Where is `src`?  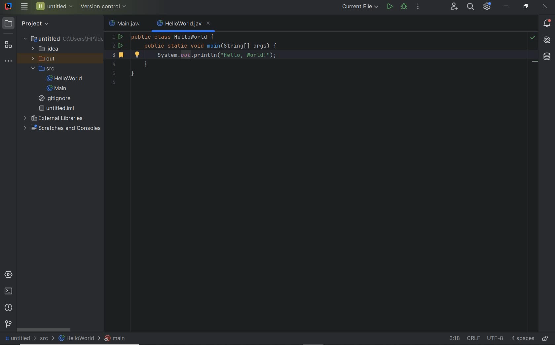 src is located at coordinates (43, 69).